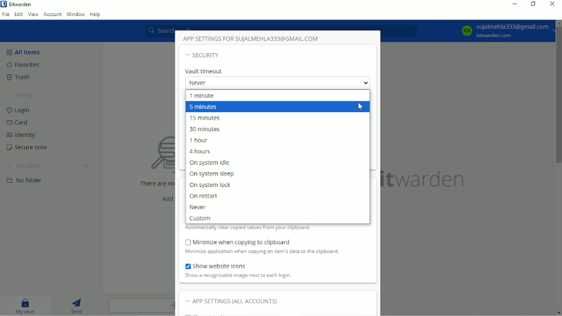  I want to click on Never, so click(198, 207).